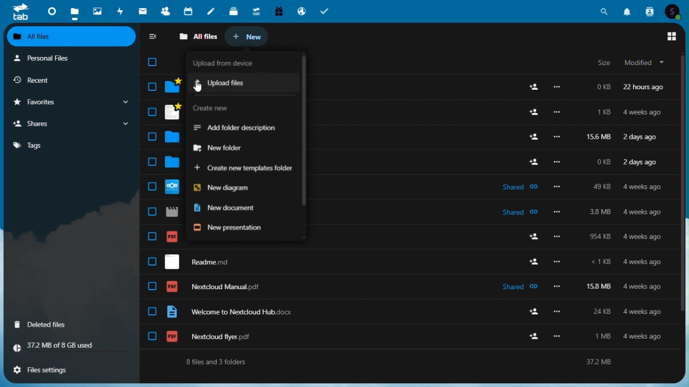 The width and height of the screenshot is (689, 387). Describe the element at coordinates (212, 11) in the screenshot. I see `notes` at that location.